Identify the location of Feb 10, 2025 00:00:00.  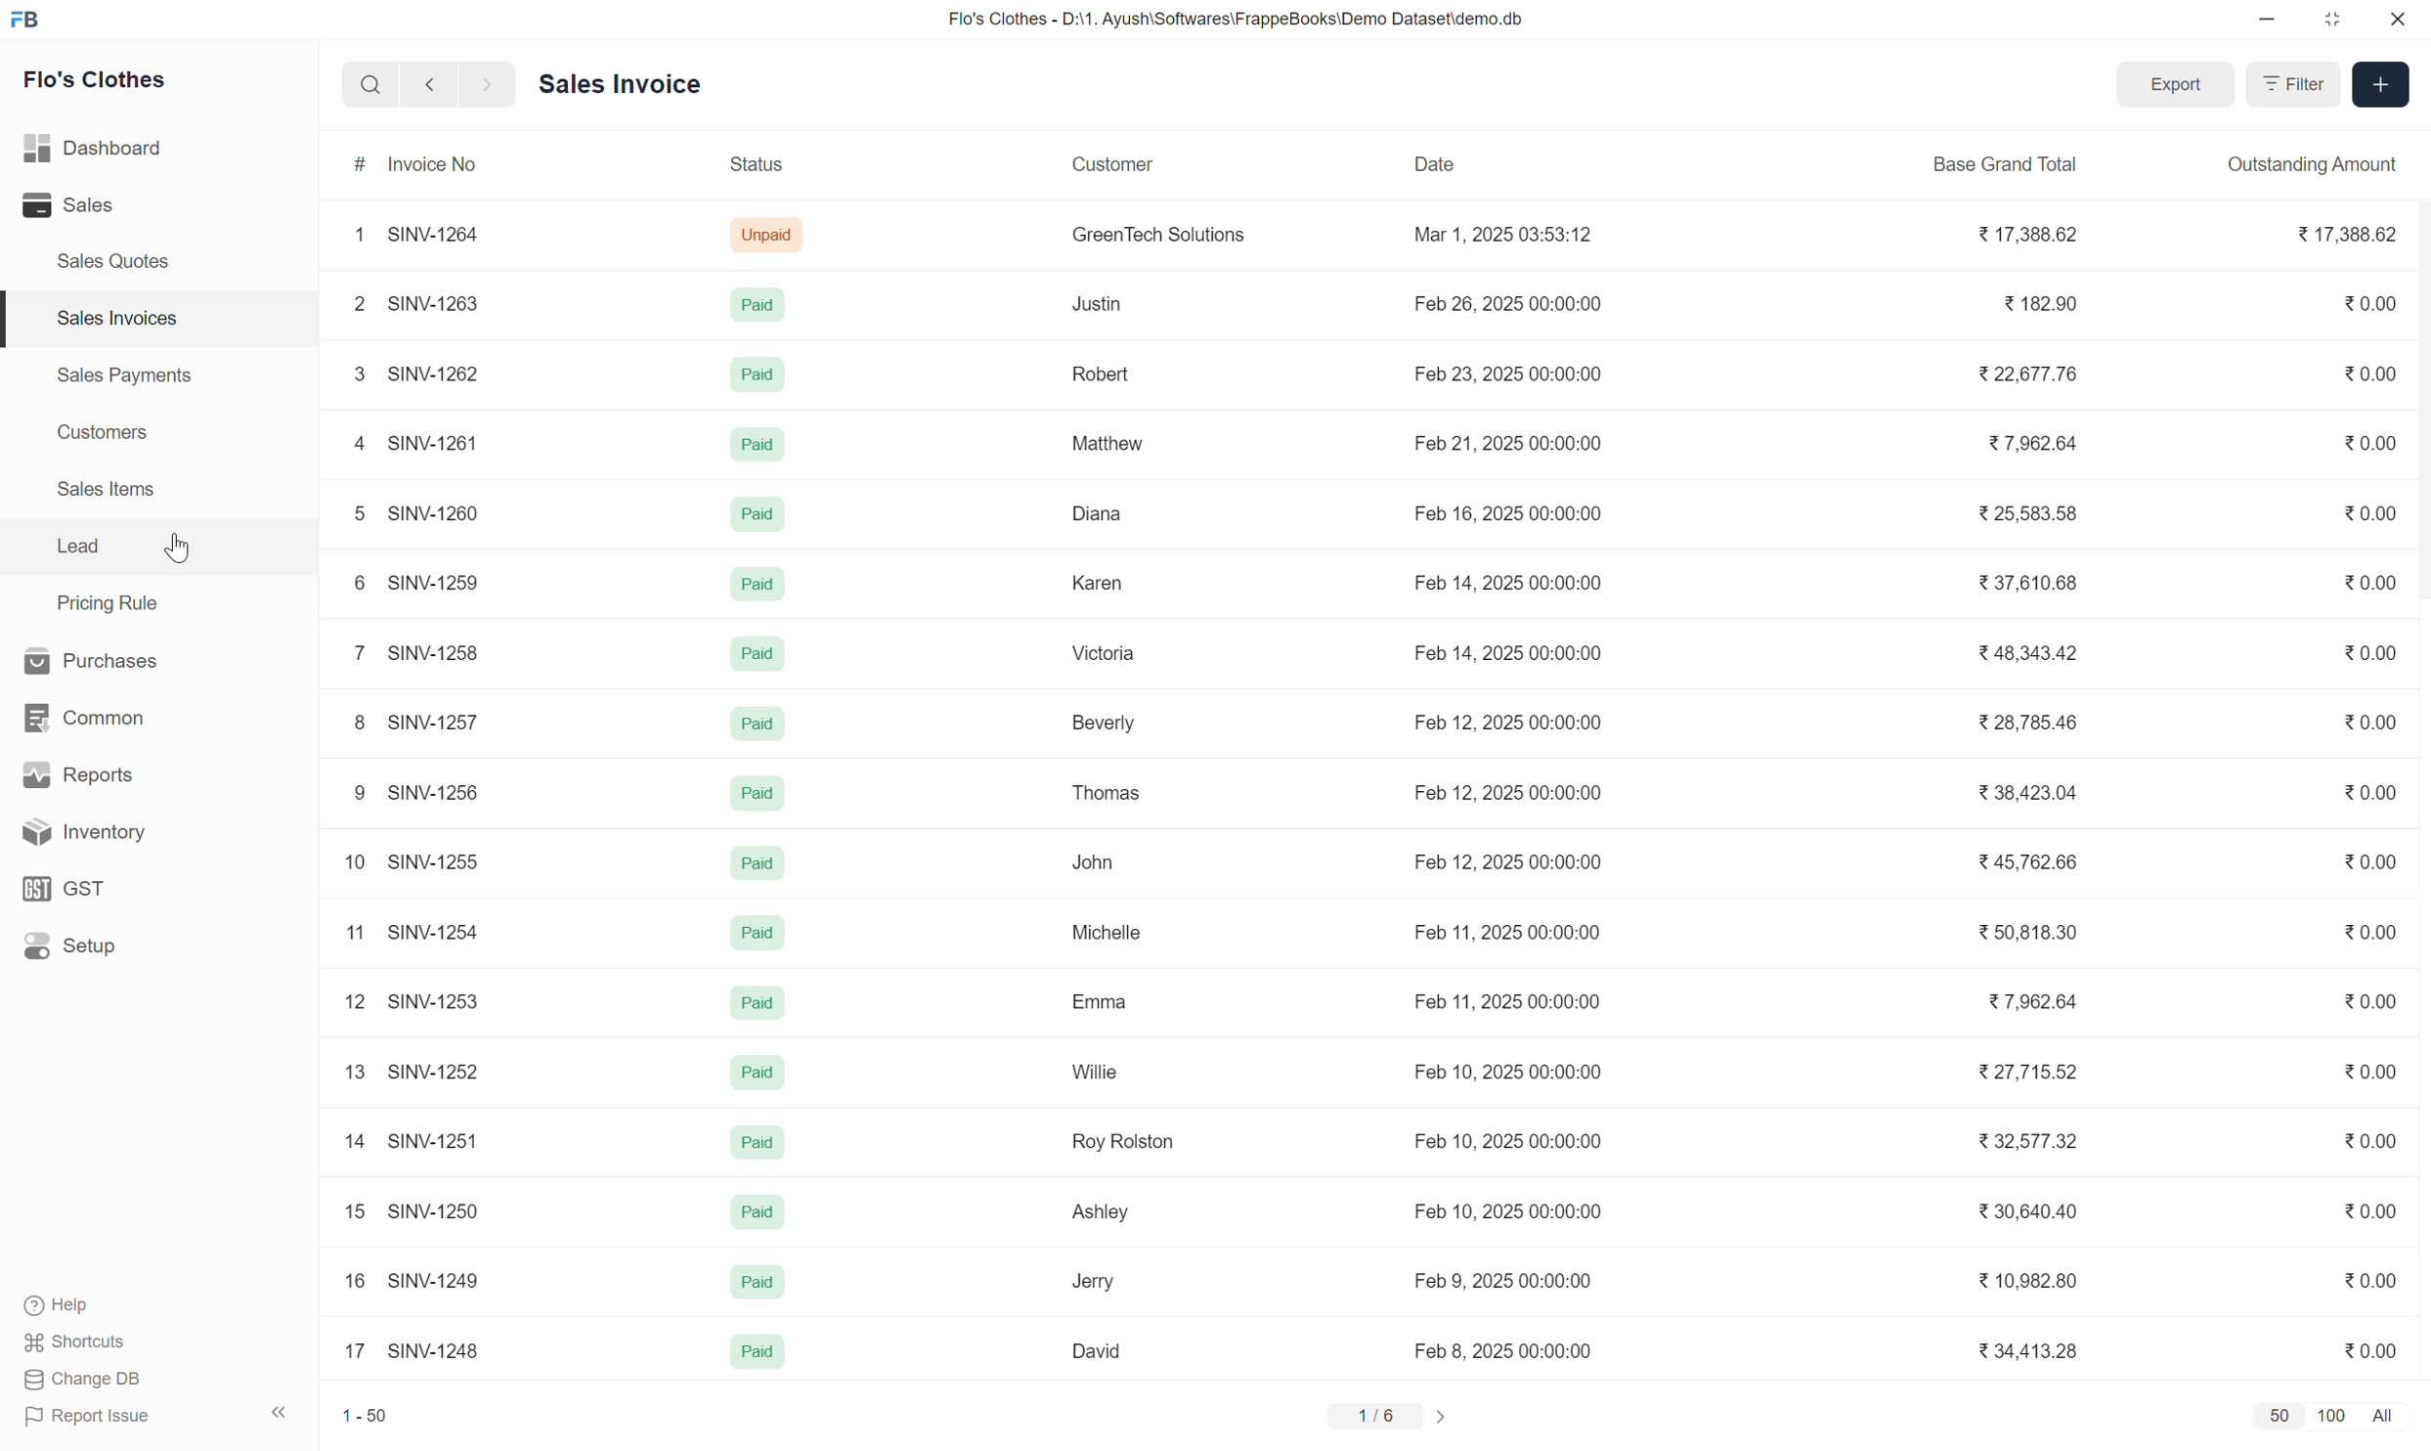
(1504, 1072).